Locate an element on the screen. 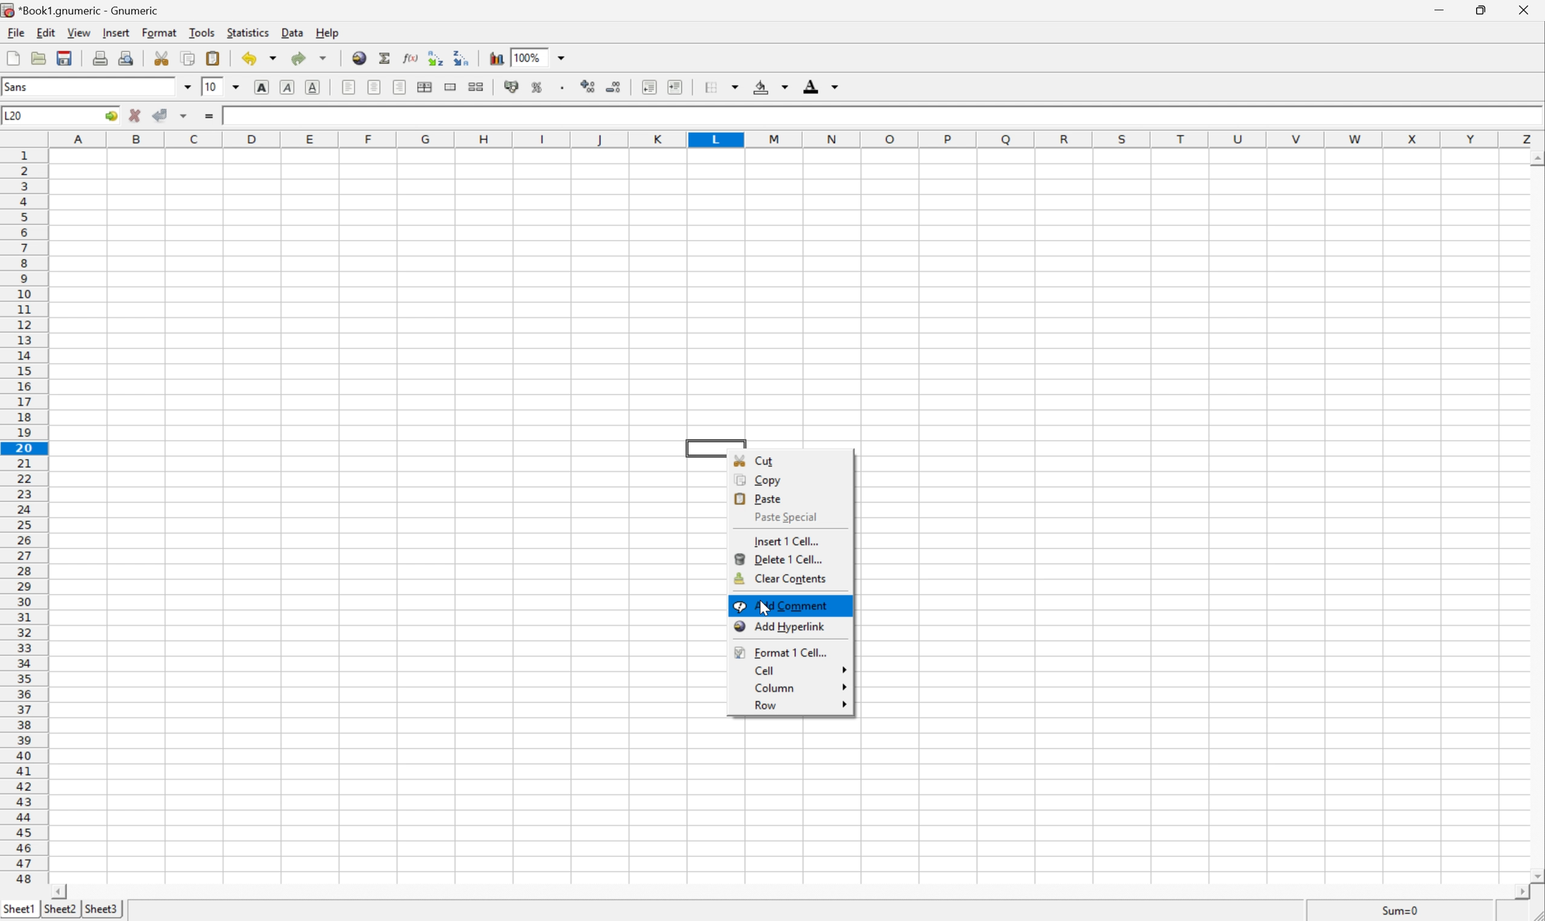  Set the format of the selected cells to include a thousands separator is located at coordinates (564, 87).